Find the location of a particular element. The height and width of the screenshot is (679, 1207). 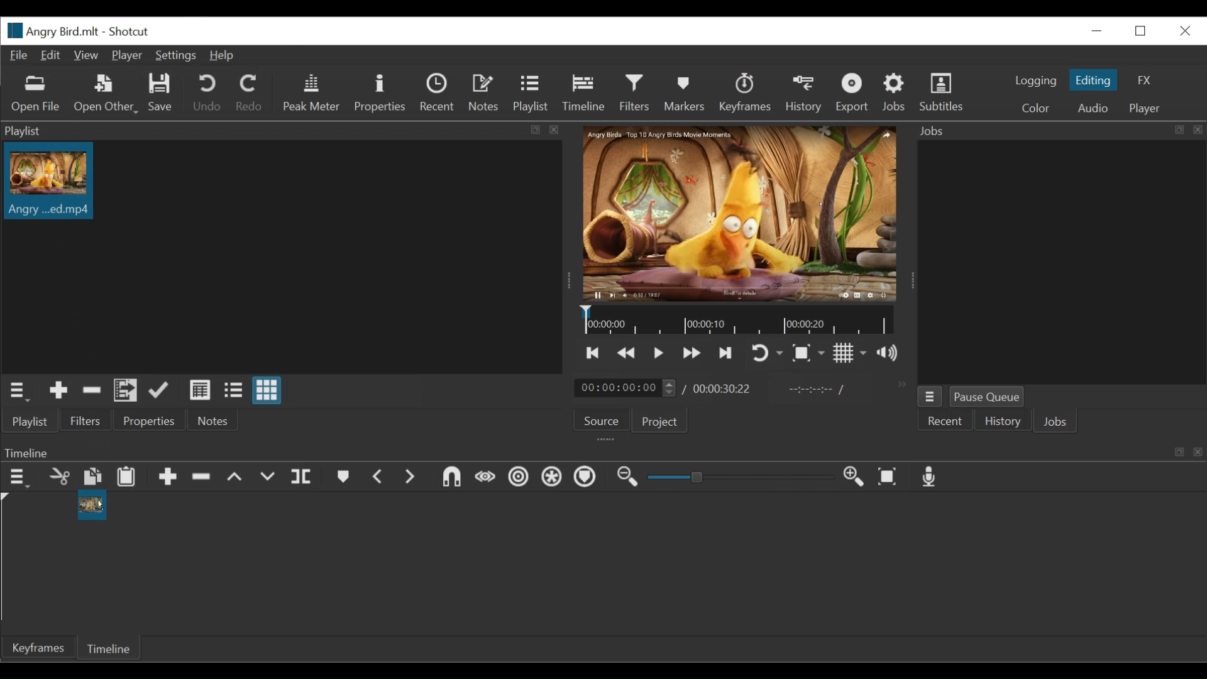

File is located at coordinates (20, 56).